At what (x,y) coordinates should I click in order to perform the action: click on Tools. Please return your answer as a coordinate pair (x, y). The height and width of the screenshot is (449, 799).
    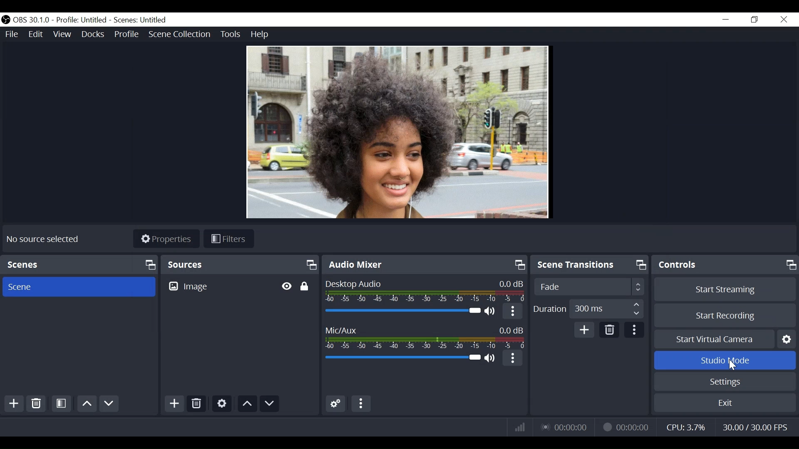
    Looking at the image, I should click on (231, 35).